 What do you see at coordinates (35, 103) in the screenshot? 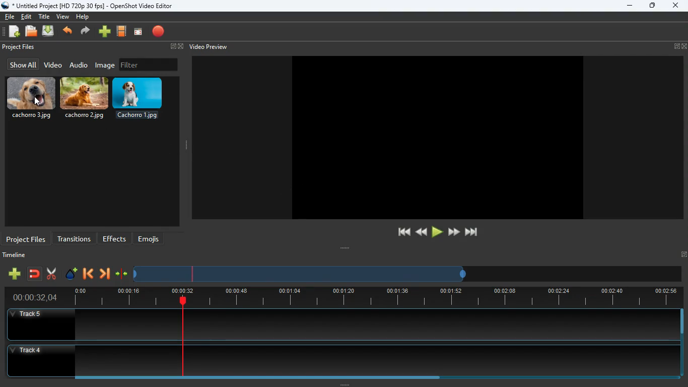
I see `cursor` at bounding box center [35, 103].